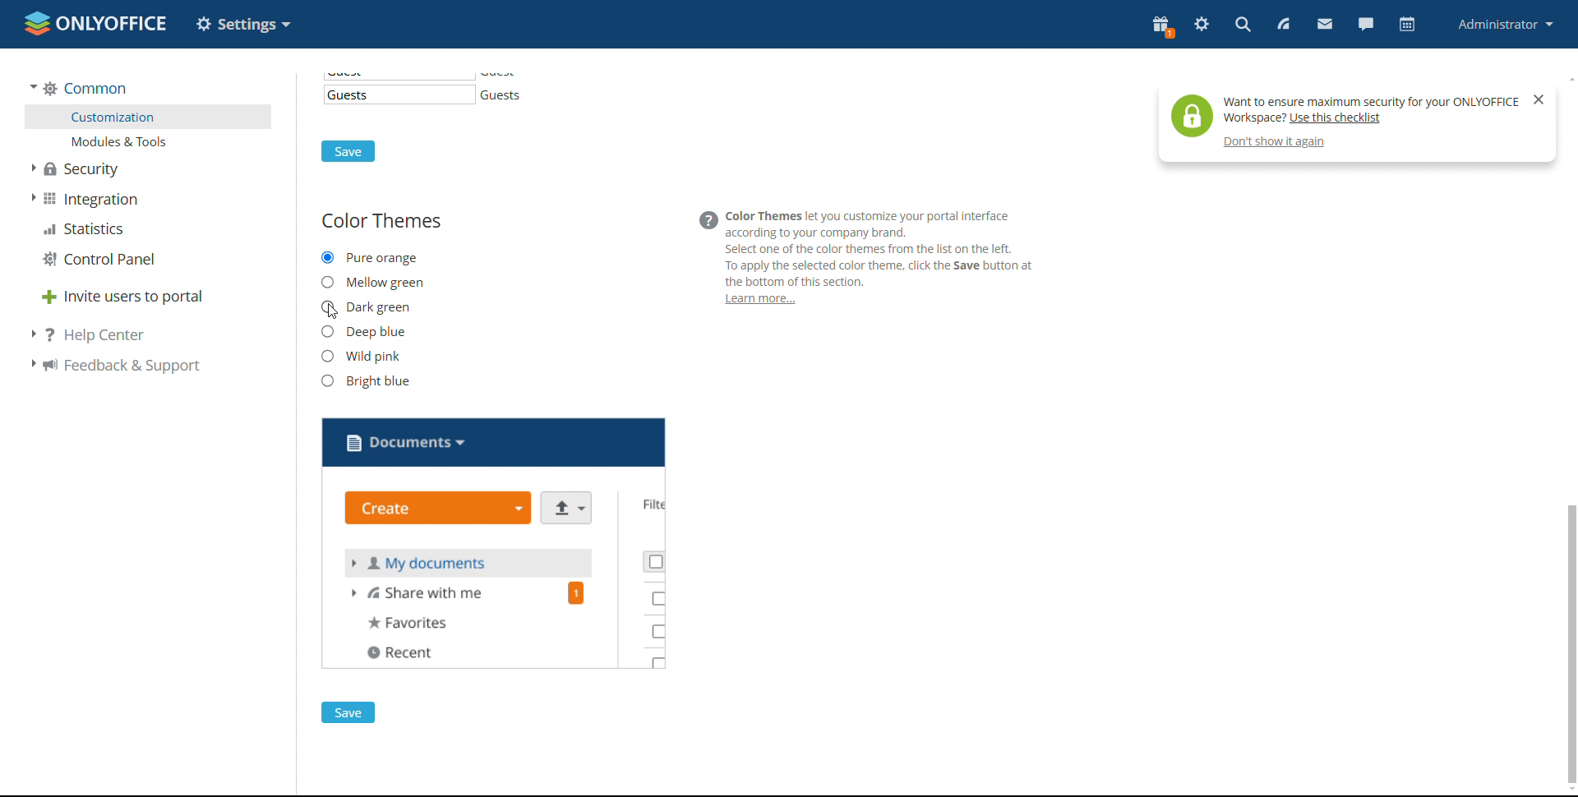  Describe the element at coordinates (1242, 24) in the screenshot. I see `search` at that location.